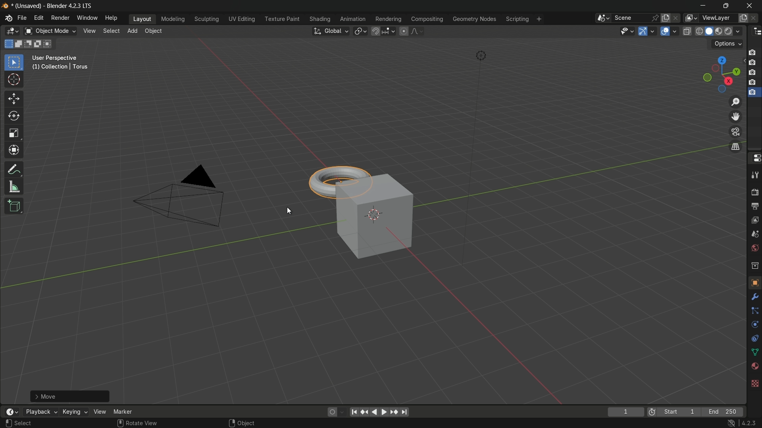 This screenshot has width=762, height=428. I want to click on transform pivot table, so click(360, 31).